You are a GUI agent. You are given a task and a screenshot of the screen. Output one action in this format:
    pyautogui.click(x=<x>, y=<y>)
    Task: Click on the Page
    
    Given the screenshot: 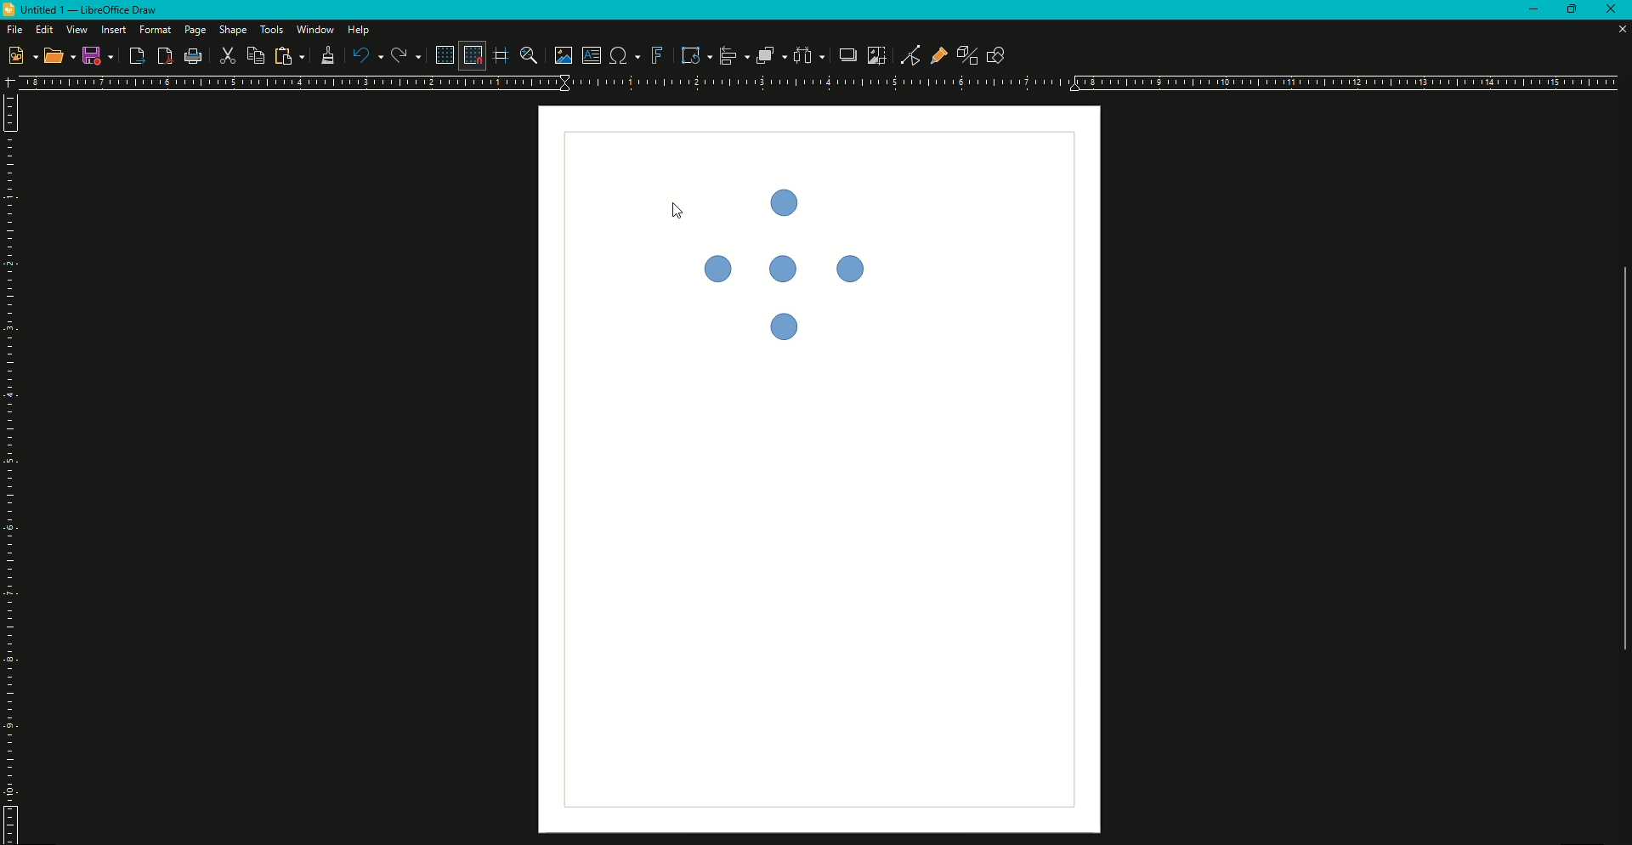 What is the action you would take?
    pyautogui.click(x=195, y=31)
    